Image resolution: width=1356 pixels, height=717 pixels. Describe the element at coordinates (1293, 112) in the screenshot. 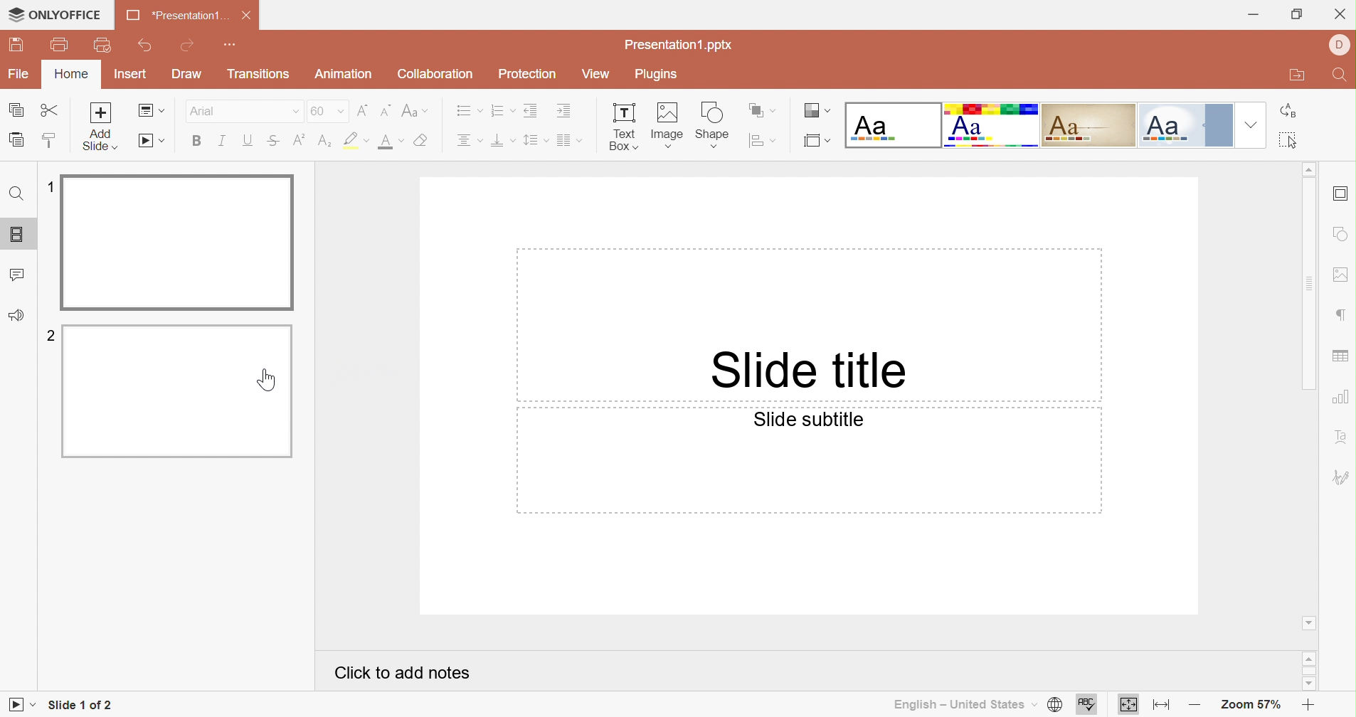

I see `Replace` at that location.